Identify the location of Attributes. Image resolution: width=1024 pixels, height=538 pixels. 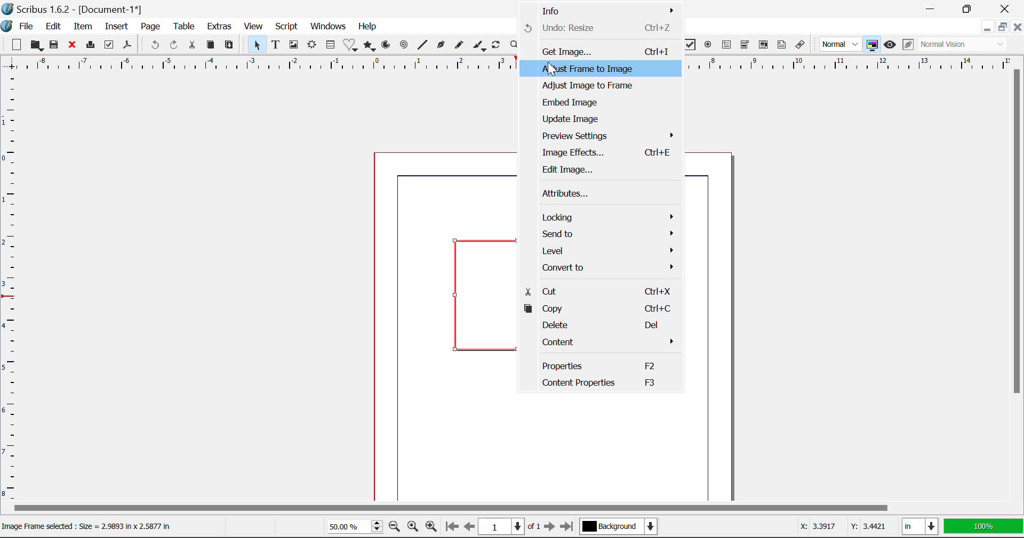
(601, 192).